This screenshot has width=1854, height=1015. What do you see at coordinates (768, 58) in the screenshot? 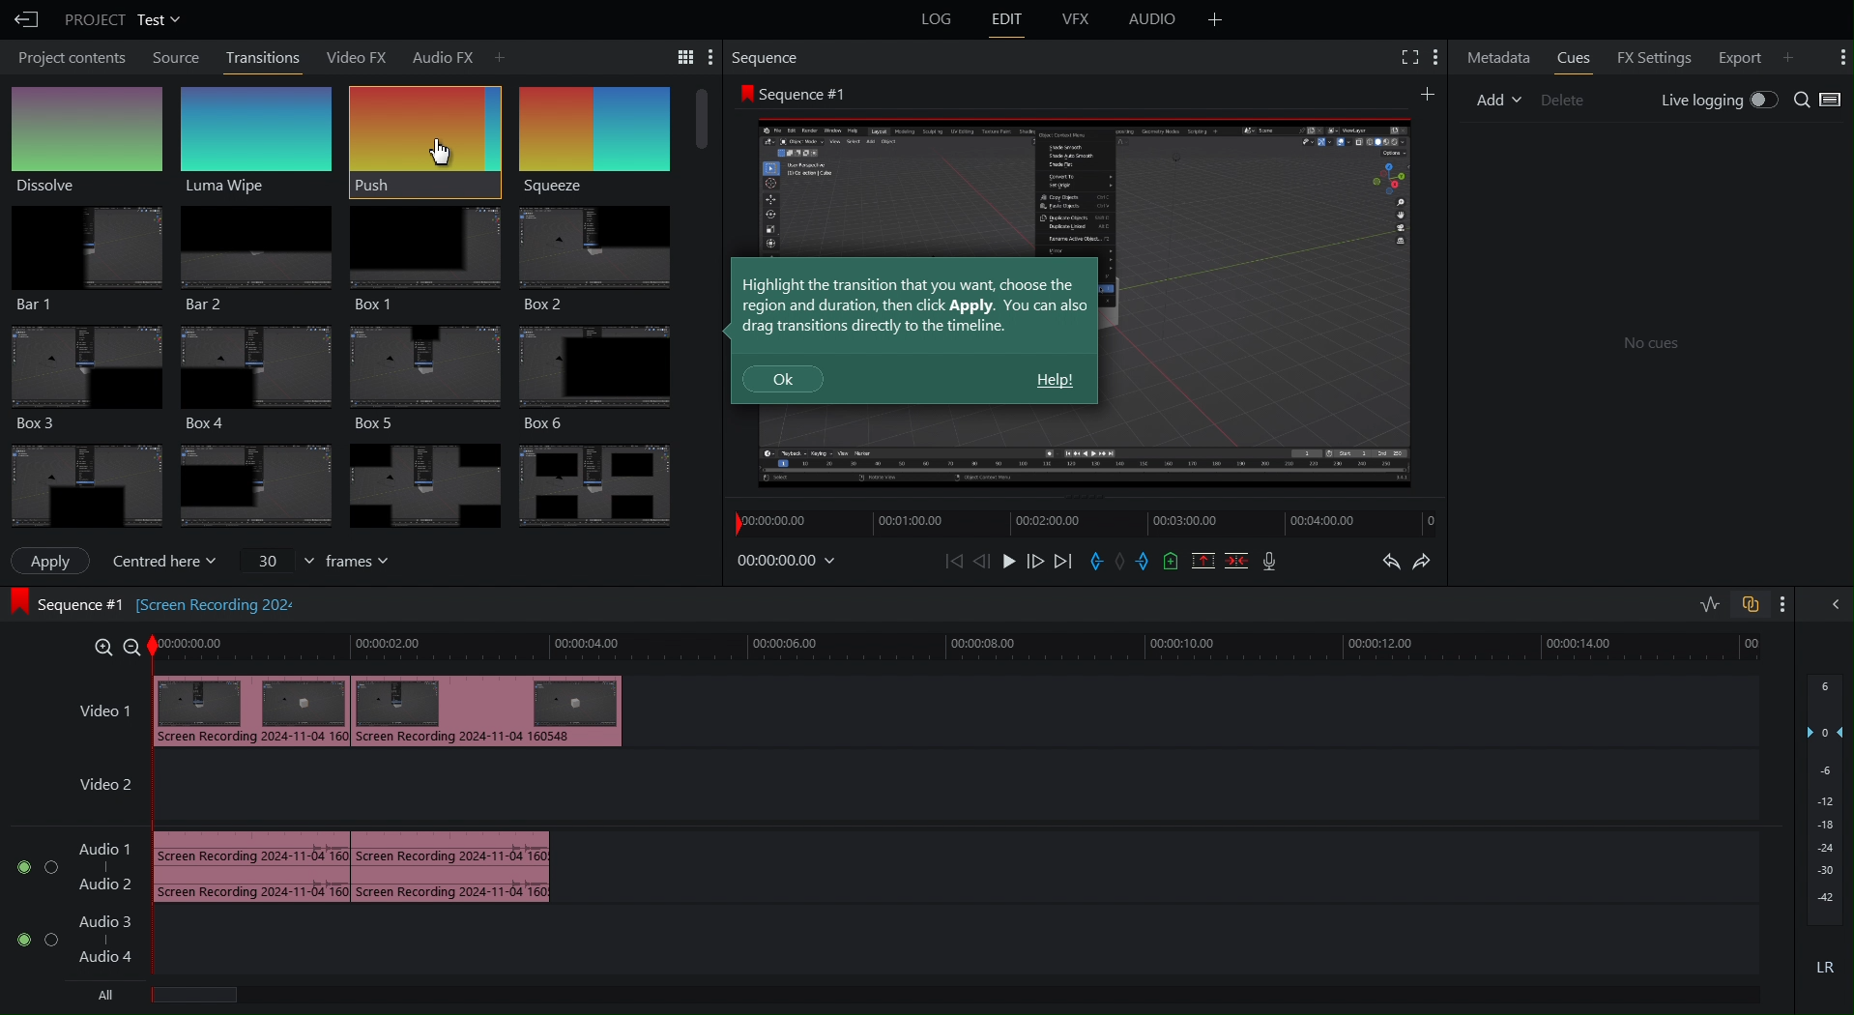
I see `Sequence` at bounding box center [768, 58].